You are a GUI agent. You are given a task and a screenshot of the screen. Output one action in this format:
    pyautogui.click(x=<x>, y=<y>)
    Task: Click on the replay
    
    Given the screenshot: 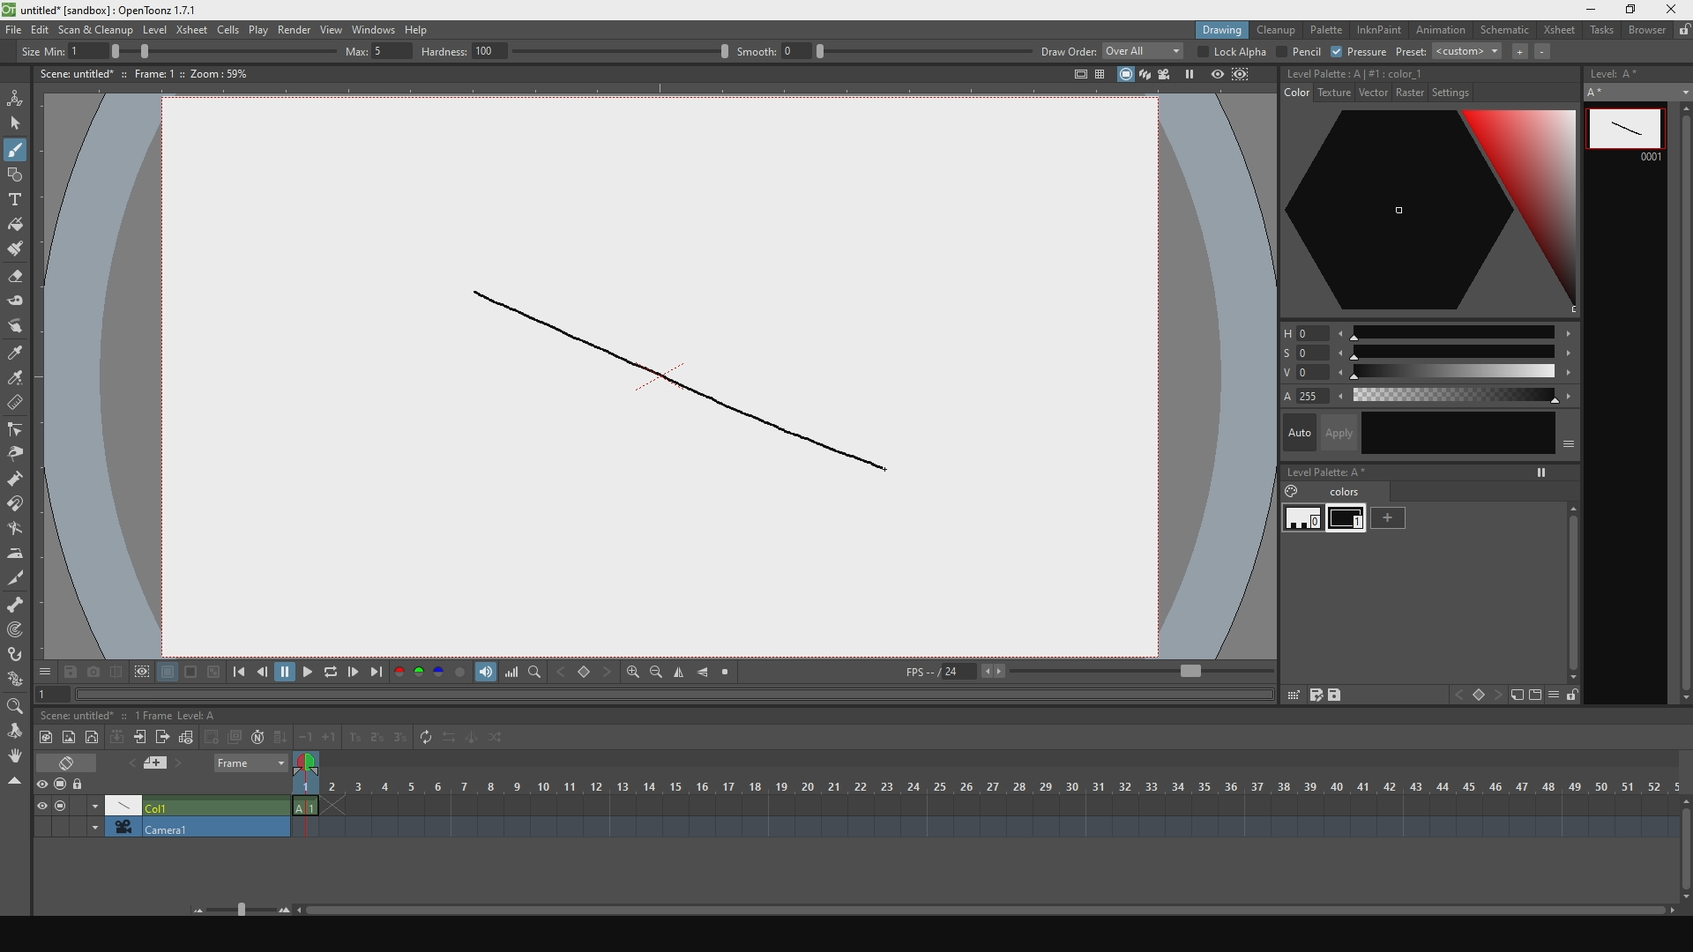 What is the action you would take?
    pyautogui.click(x=333, y=676)
    